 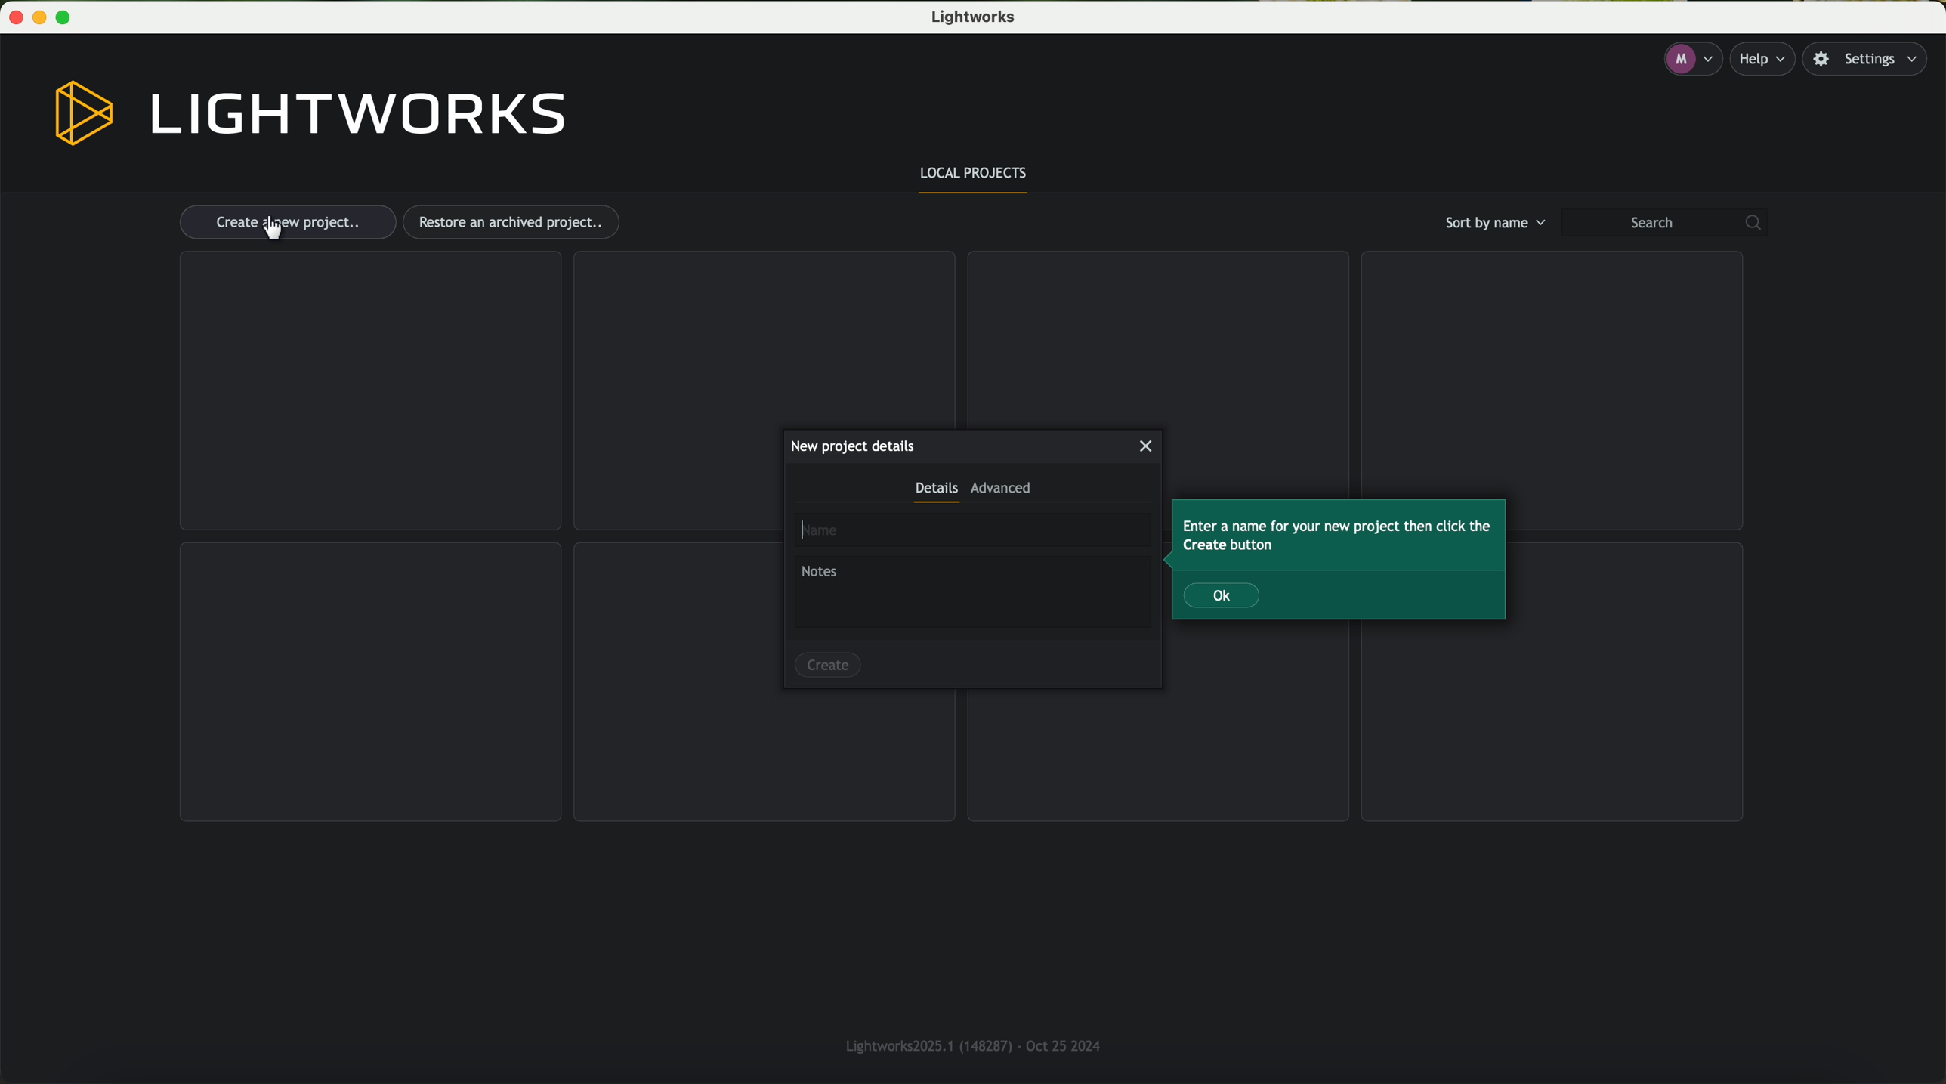 What do you see at coordinates (311, 114) in the screenshot?
I see `Lightworks logo` at bounding box center [311, 114].